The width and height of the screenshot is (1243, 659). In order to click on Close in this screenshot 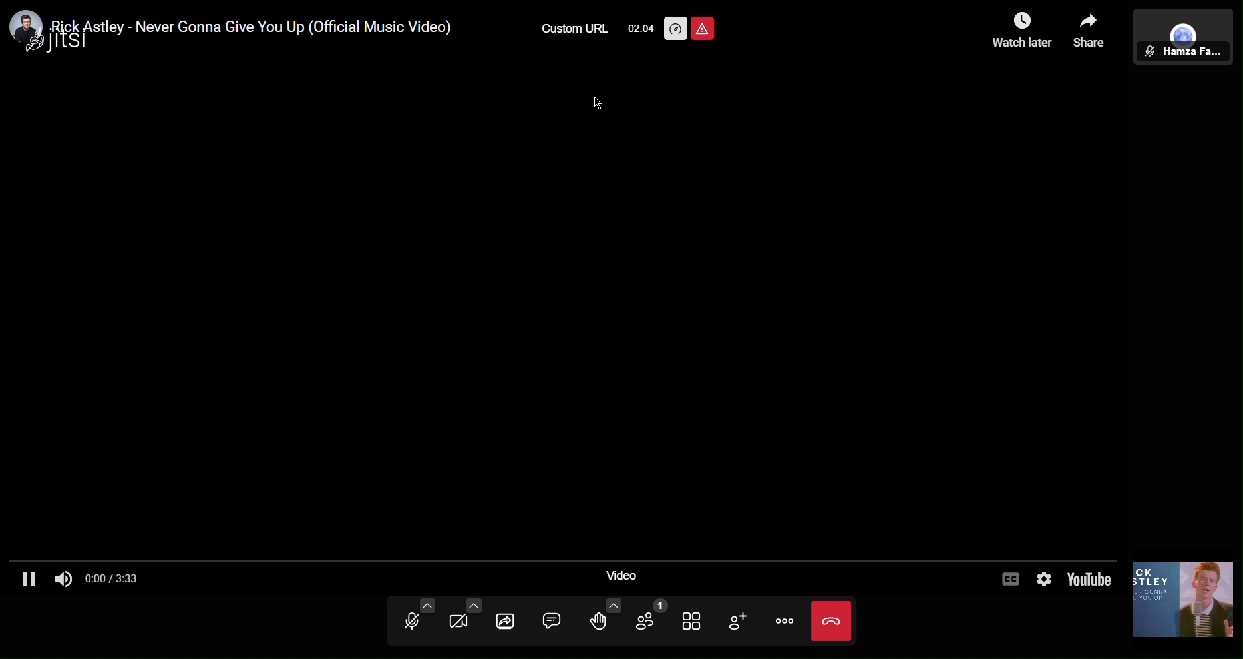, I will do `click(832, 620)`.